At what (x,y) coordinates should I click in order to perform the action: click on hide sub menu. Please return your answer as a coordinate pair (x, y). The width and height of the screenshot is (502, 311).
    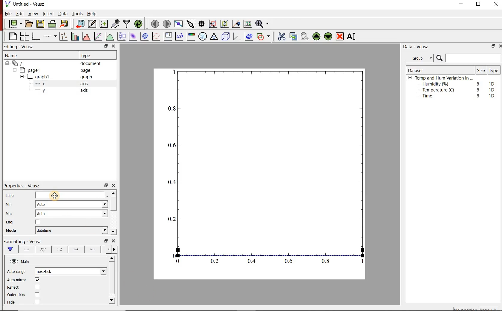
    Looking at the image, I should click on (16, 71).